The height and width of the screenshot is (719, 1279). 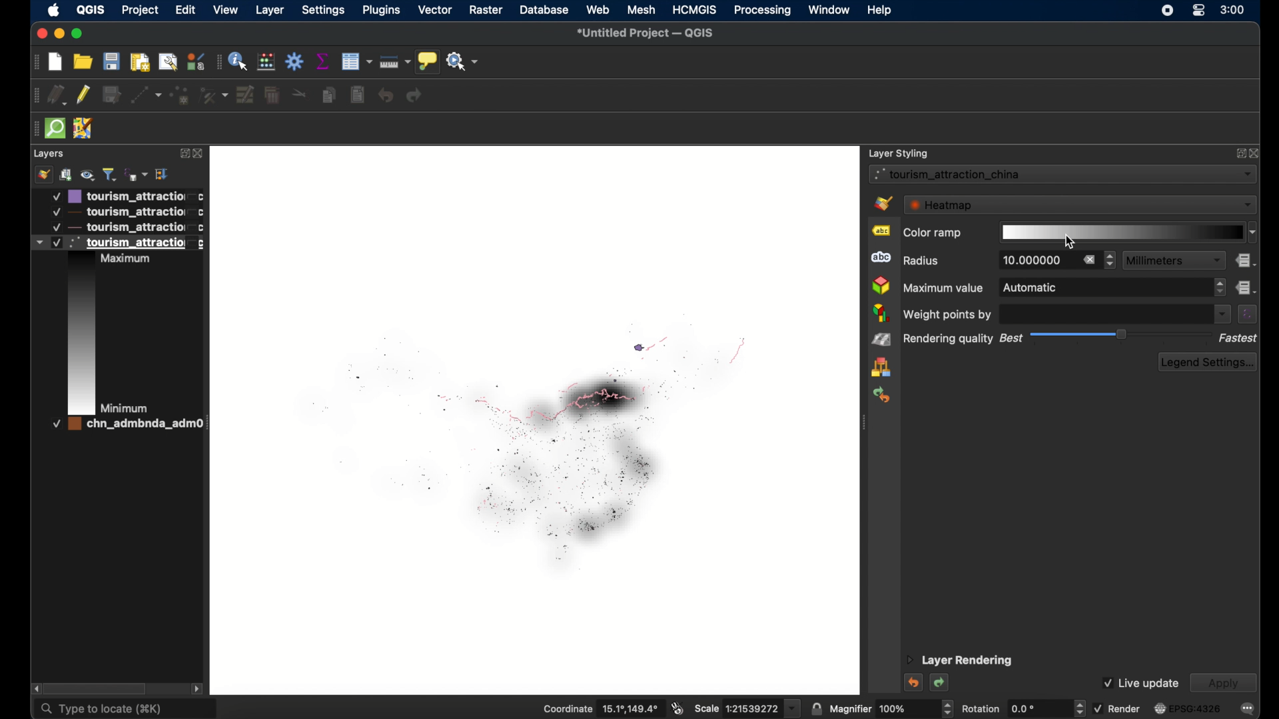 I want to click on 3d view, so click(x=881, y=286).